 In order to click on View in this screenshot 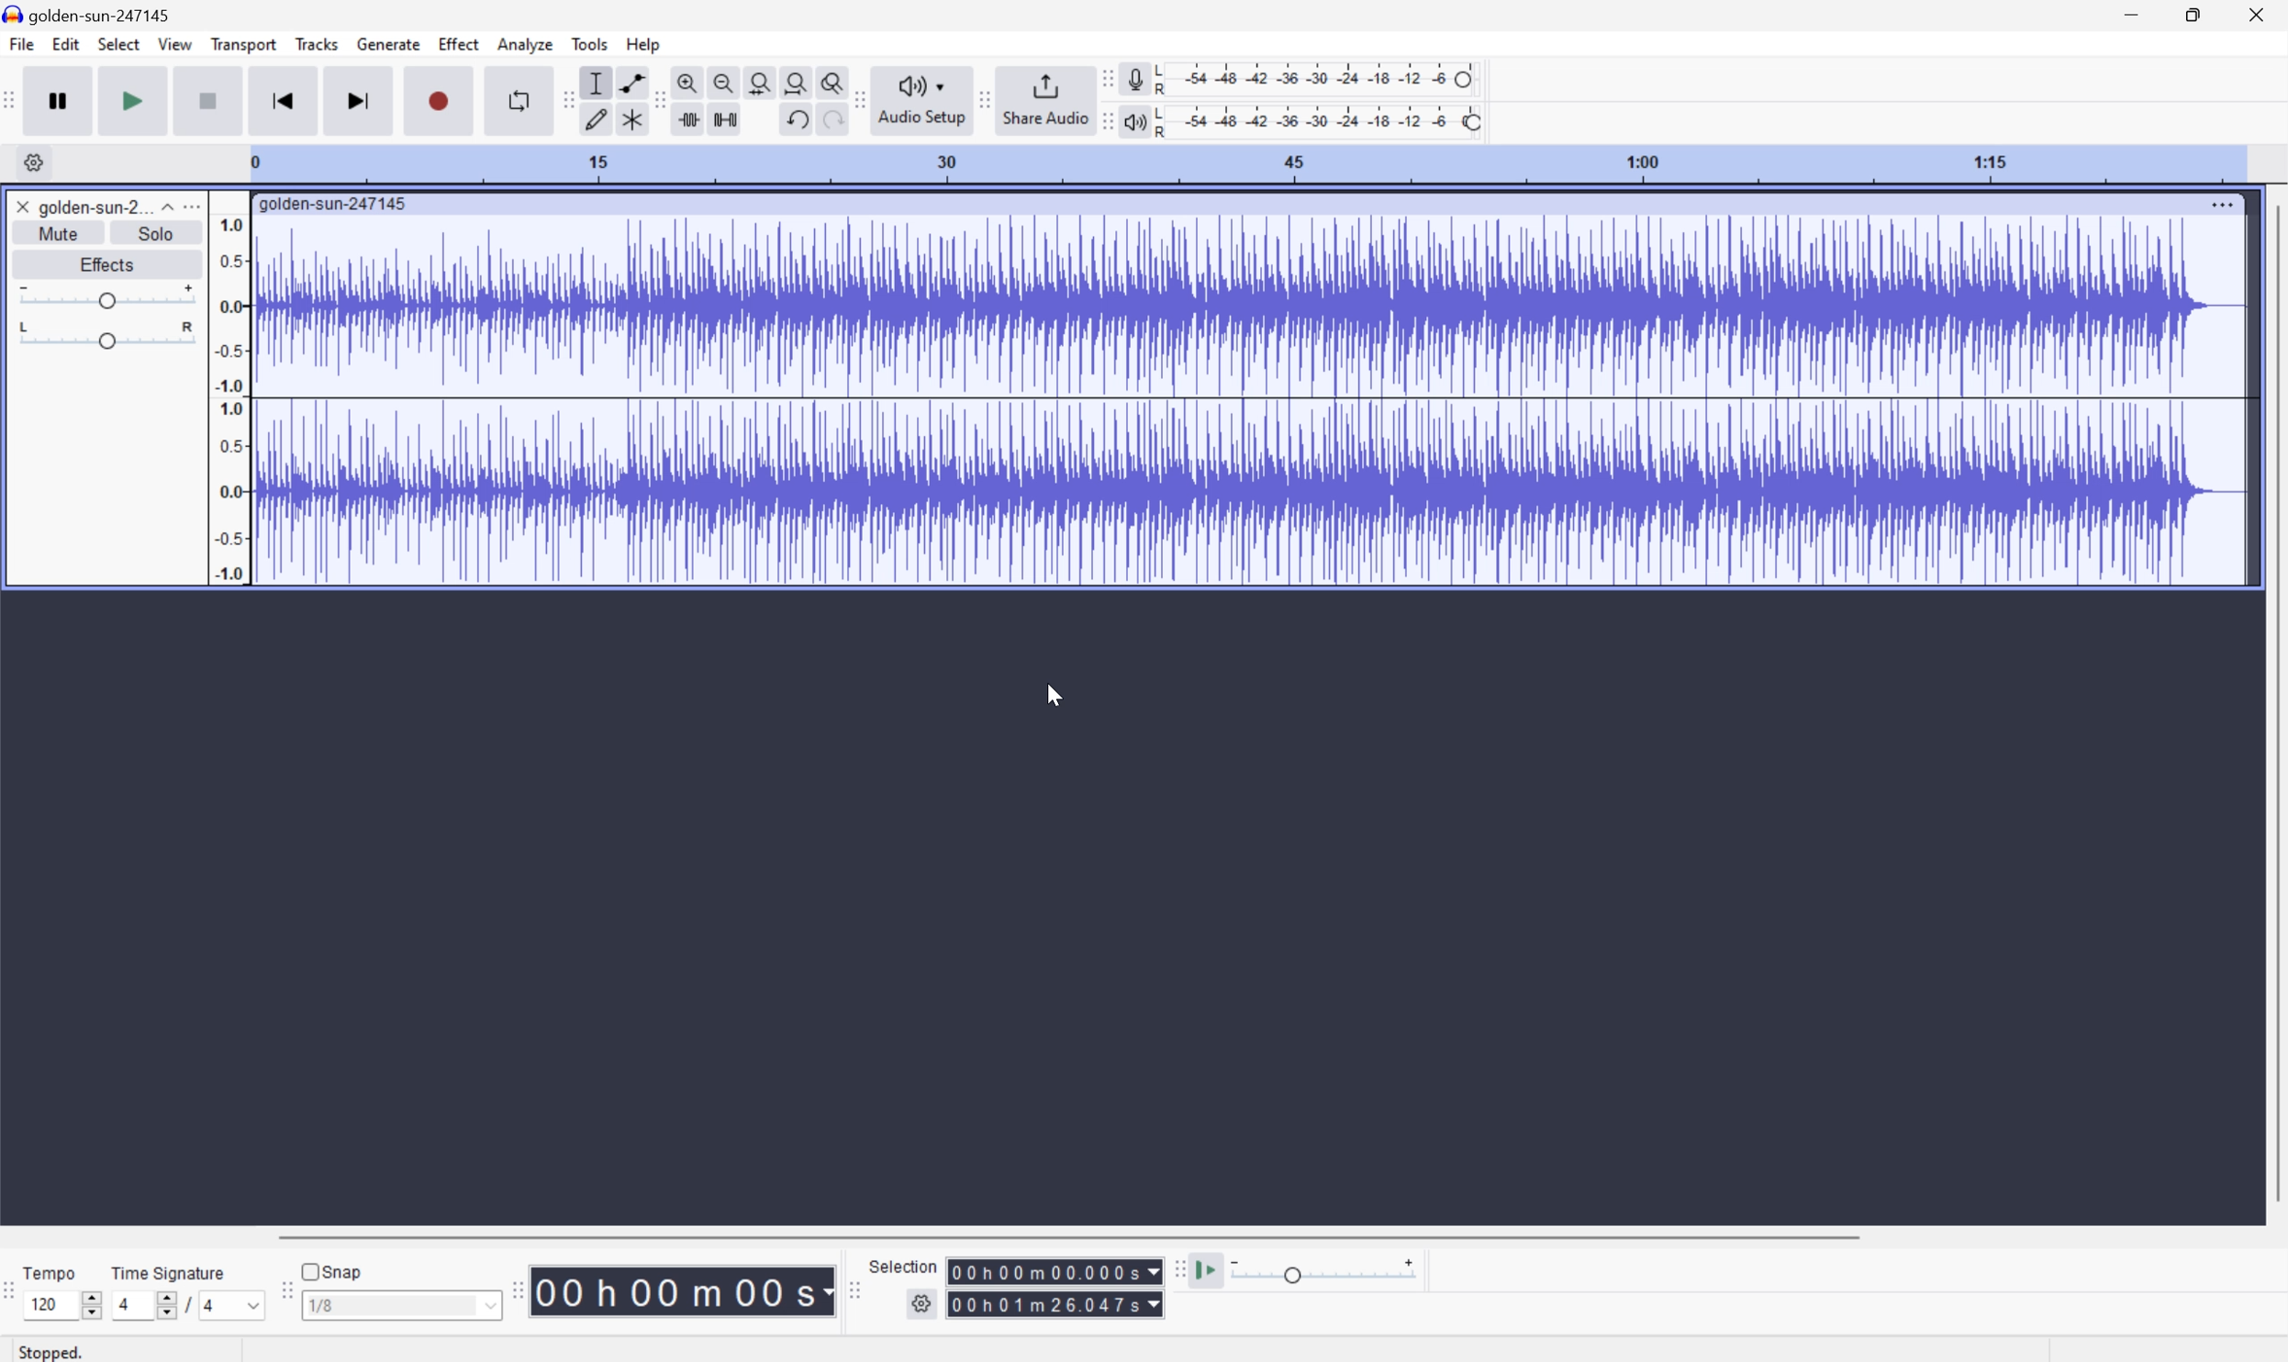, I will do `click(176, 43)`.